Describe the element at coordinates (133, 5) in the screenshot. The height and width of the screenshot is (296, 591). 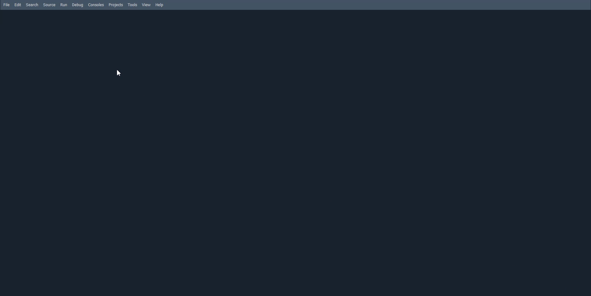
I see `Tools` at that location.